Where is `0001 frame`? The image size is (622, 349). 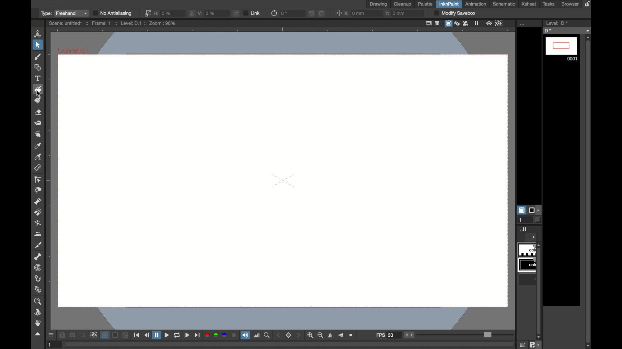
0001 frame is located at coordinates (561, 49).